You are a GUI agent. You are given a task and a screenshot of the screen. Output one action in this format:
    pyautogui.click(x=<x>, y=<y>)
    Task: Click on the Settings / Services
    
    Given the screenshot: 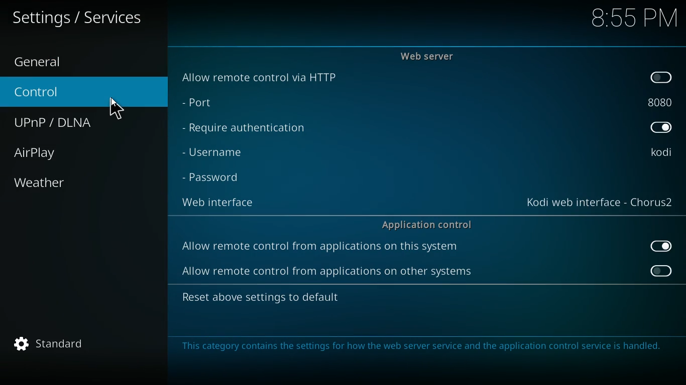 What is the action you would take?
    pyautogui.click(x=79, y=18)
    